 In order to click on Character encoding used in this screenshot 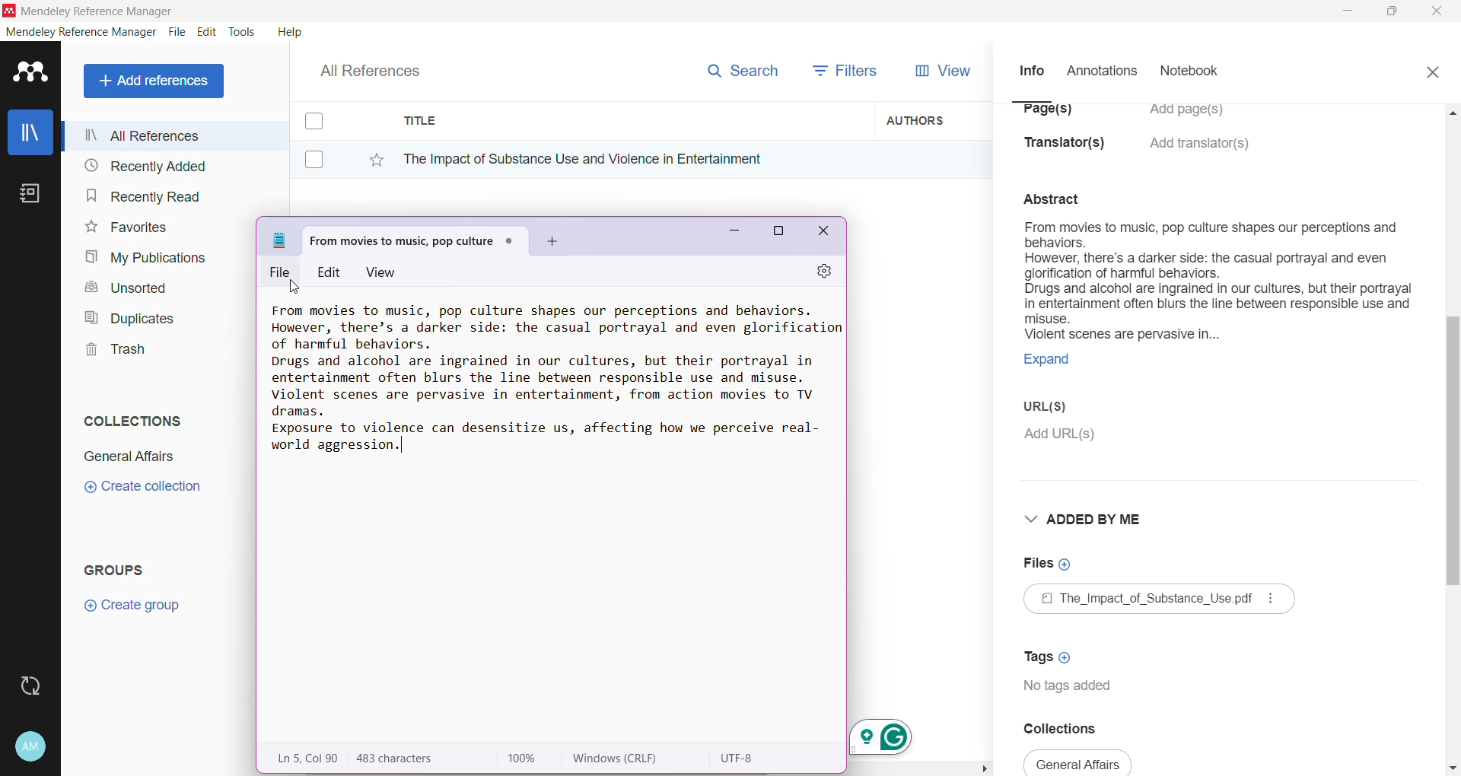, I will do `click(740, 759)`.